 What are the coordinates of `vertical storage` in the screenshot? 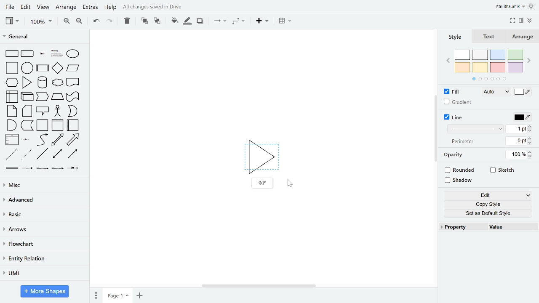 It's located at (57, 125).